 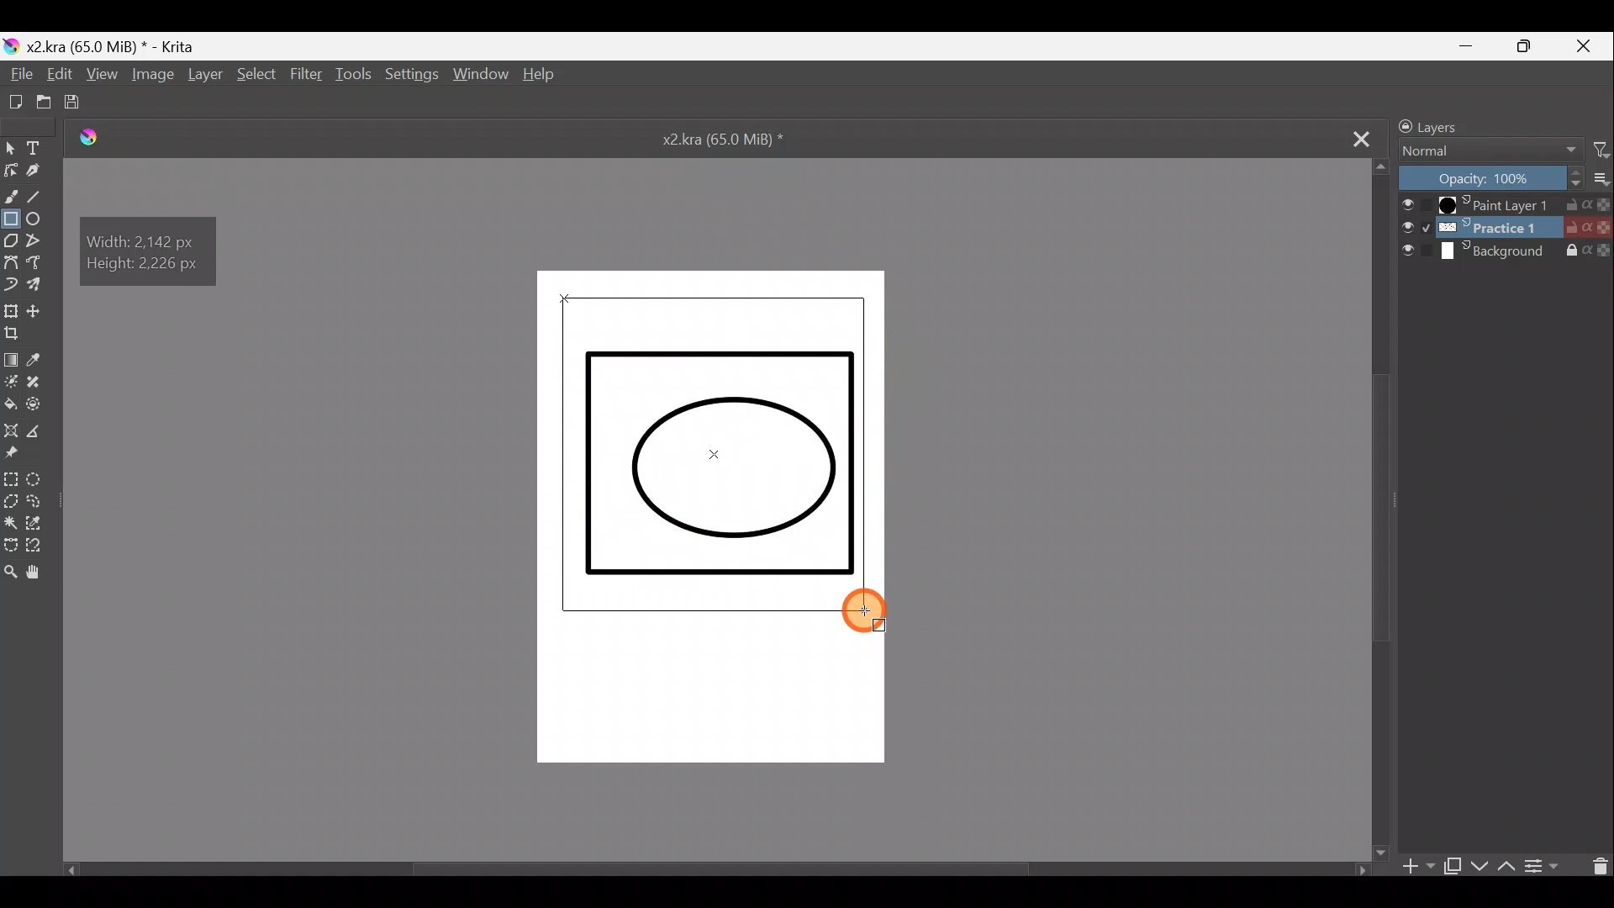 What do you see at coordinates (1381, 507) in the screenshot?
I see `Scroll bar` at bounding box center [1381, 507].